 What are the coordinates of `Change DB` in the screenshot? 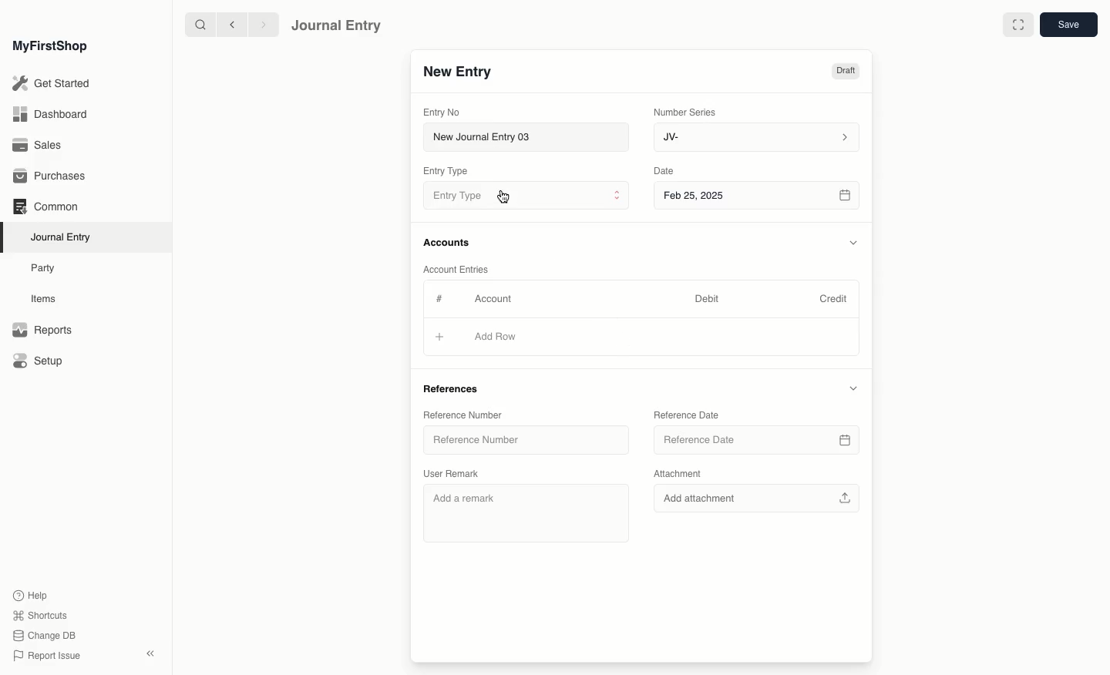 It's located at (45, 636).